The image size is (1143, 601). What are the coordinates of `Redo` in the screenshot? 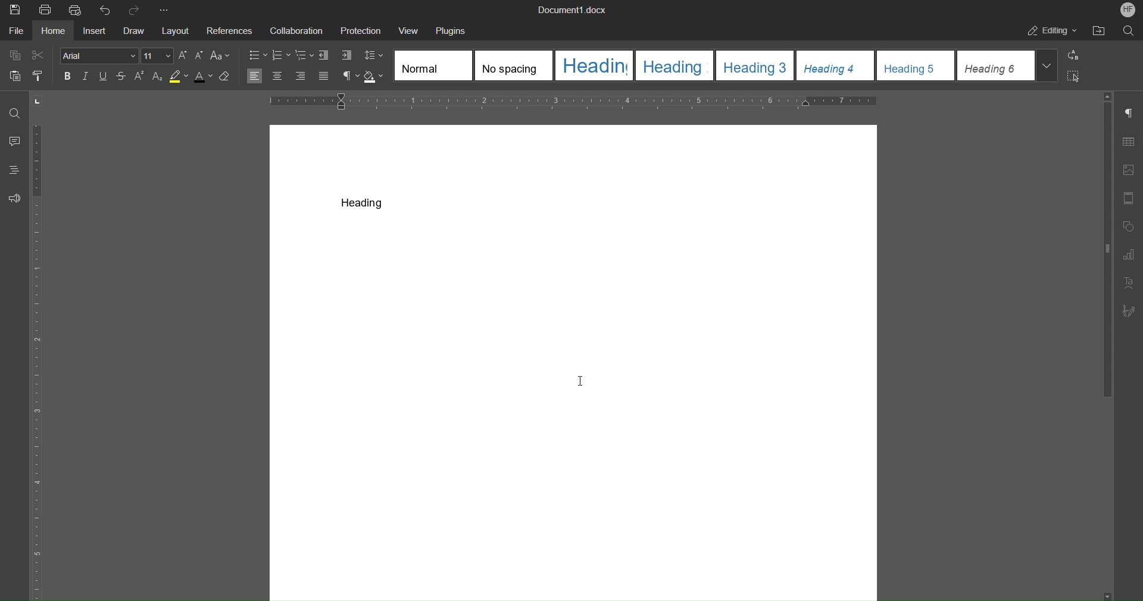 It's located at (135, 10).